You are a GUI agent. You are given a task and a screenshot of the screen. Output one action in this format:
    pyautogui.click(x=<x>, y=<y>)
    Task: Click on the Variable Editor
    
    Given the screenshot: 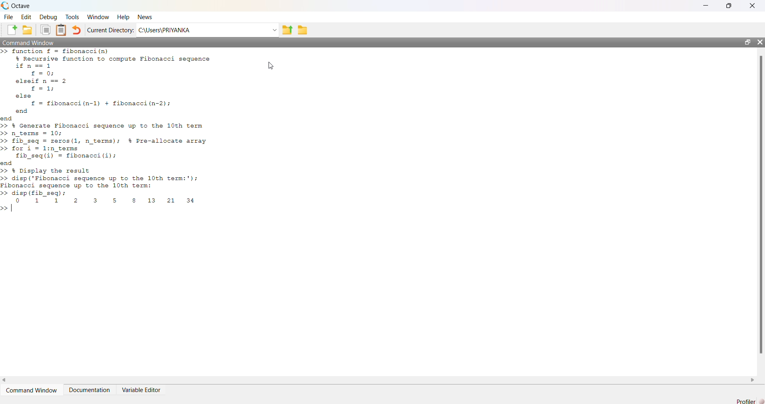 What is the action you would take?
    pyautogui.click(x=141, y=387)
    